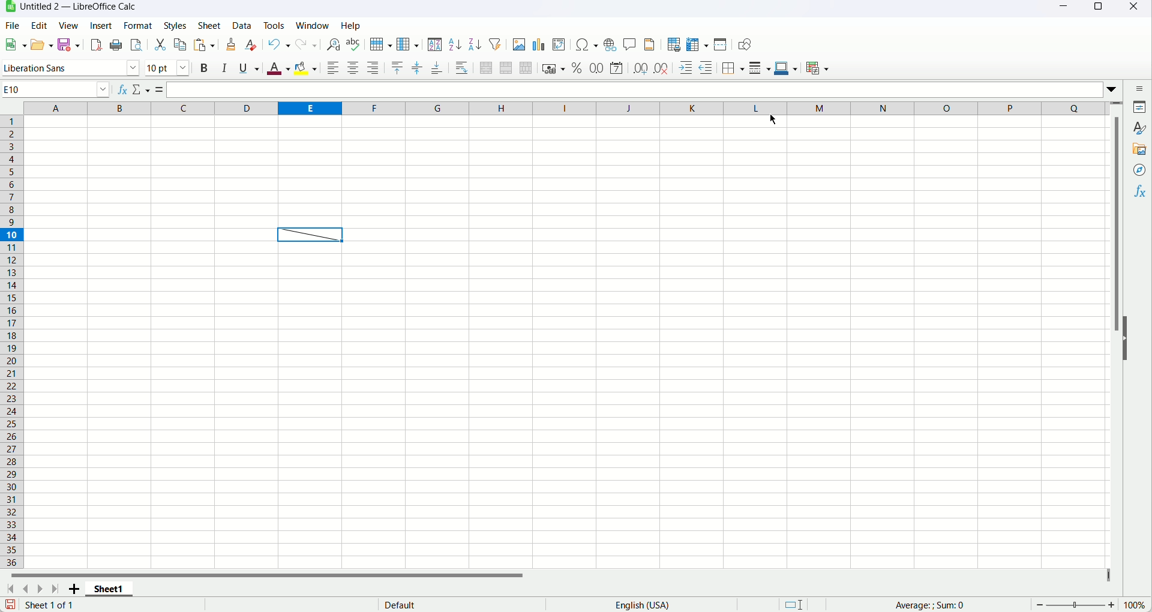 This screenshot has height=612, width=1152. Describe the element at coordinates (25, 590) in the screenshot. I see `Scroll to previous sheet` at that location.